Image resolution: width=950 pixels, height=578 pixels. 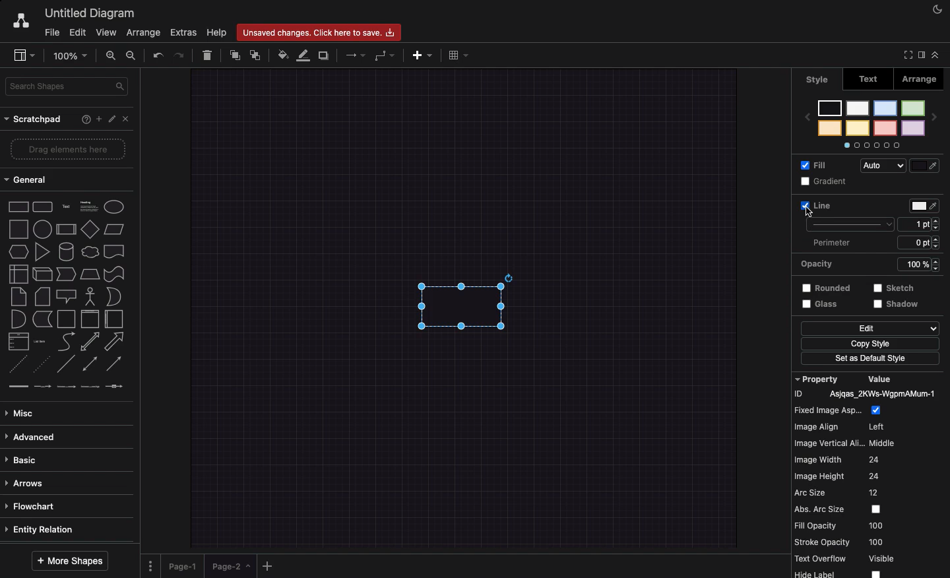 I want to click on note, so click(x=18, y=296).